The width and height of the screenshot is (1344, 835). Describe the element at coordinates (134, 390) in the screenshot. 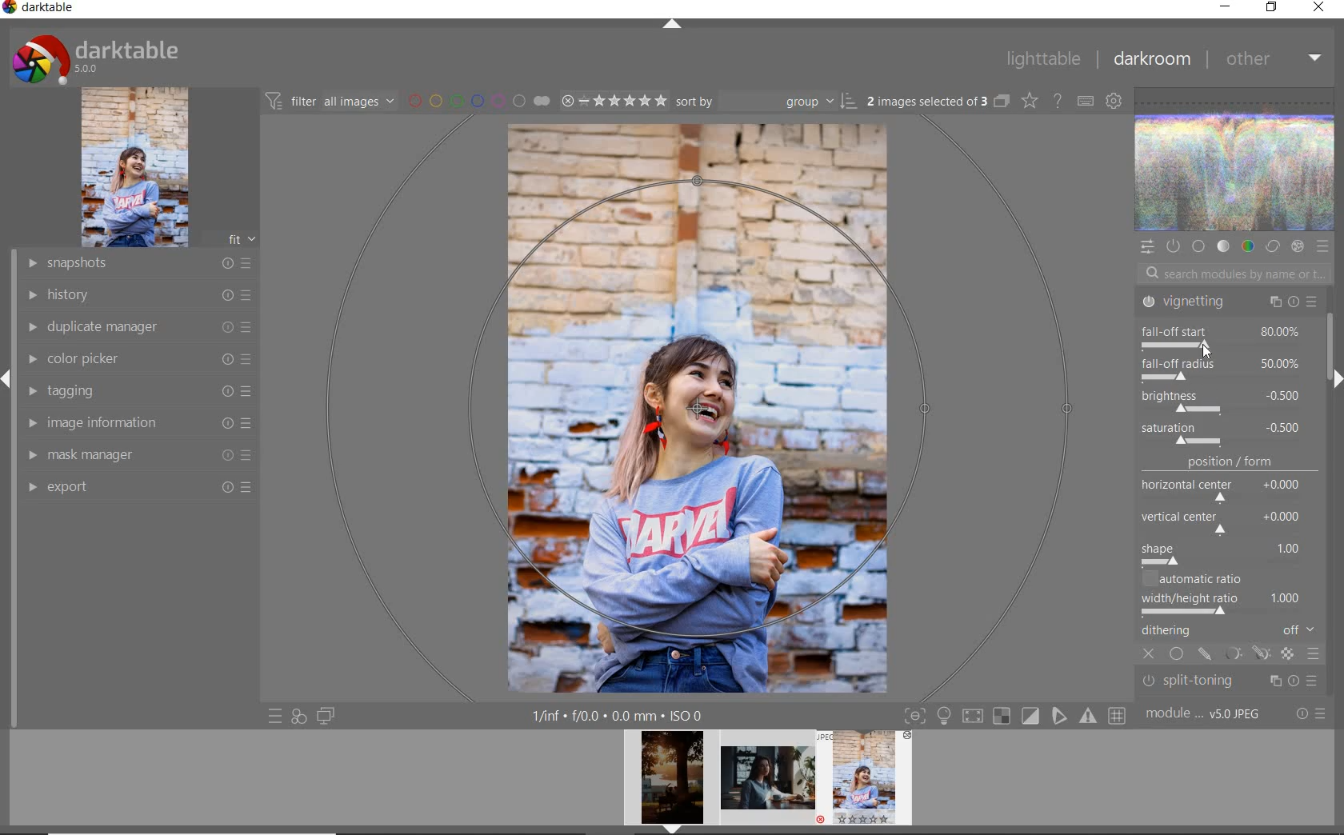

I see `tagging` at that location.